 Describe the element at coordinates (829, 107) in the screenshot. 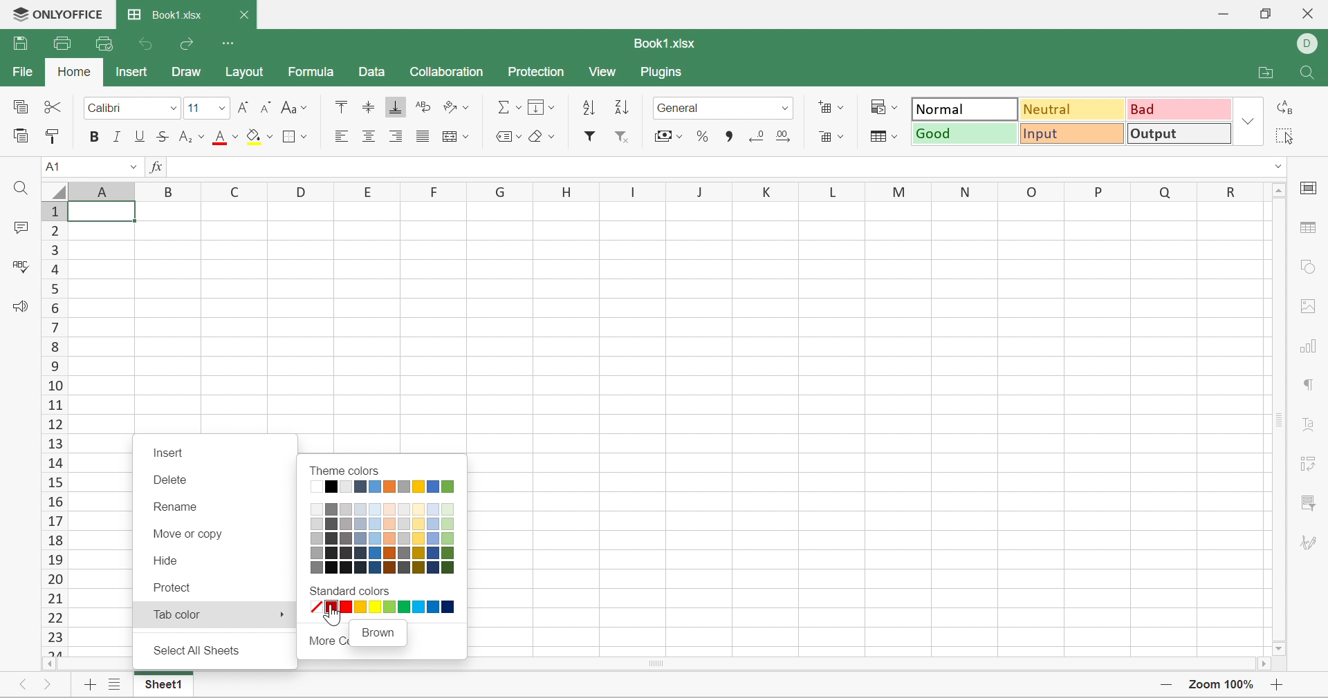

I see `Add cell` at that location.